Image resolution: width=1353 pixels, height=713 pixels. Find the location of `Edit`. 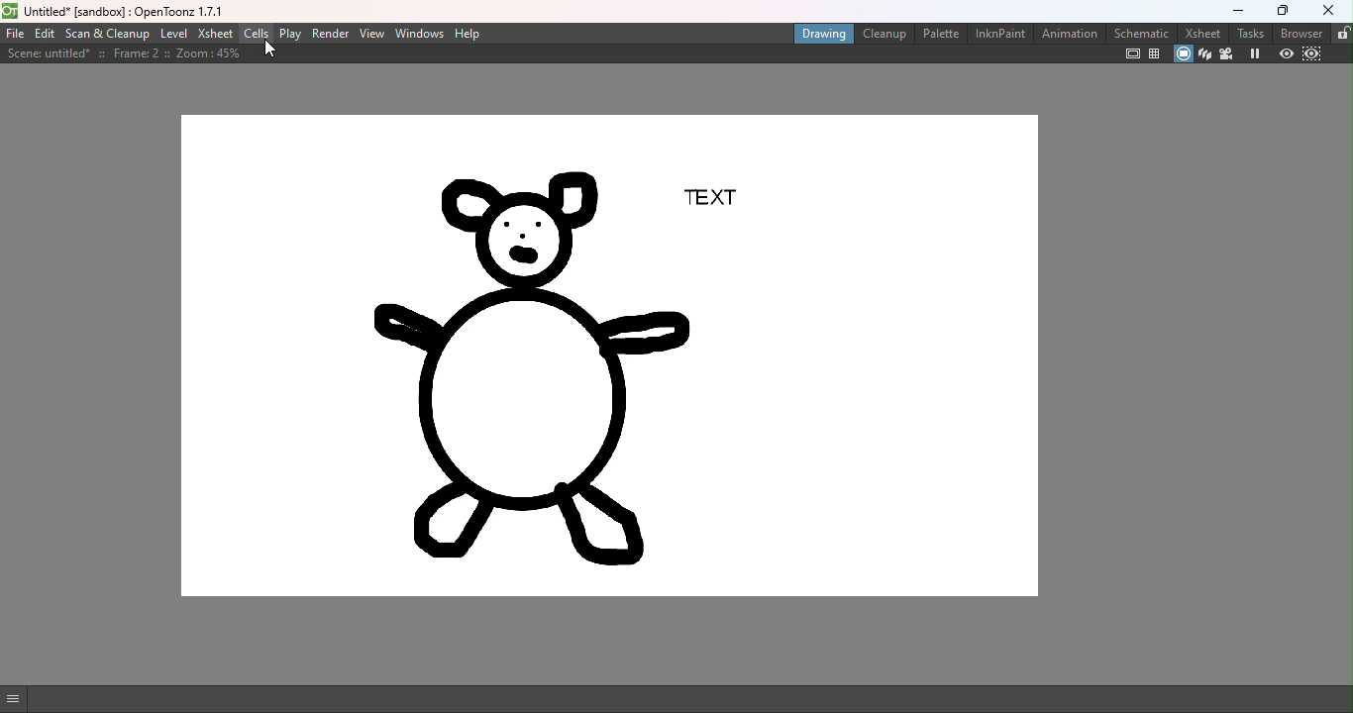

Edit is located at coordinates (45, 35).